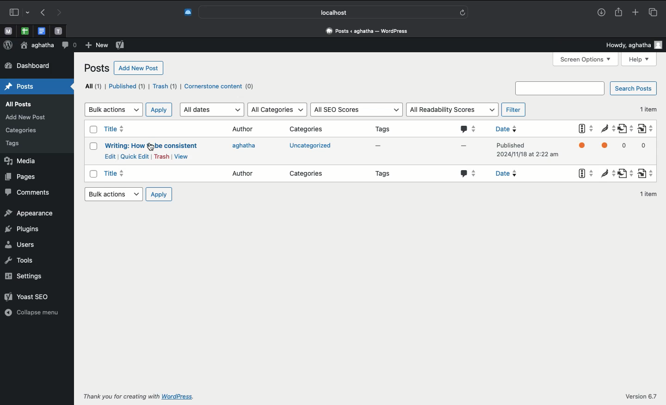 Image resolution: width=666 pixels, height=405 pixels. I want to click on pinned tab, google docs, so click(41, 29).